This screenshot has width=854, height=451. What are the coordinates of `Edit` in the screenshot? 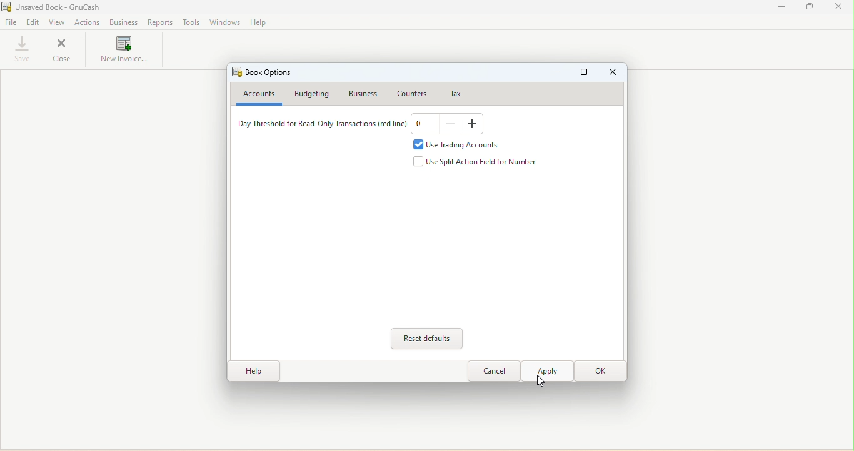 It's located at (33, 24).